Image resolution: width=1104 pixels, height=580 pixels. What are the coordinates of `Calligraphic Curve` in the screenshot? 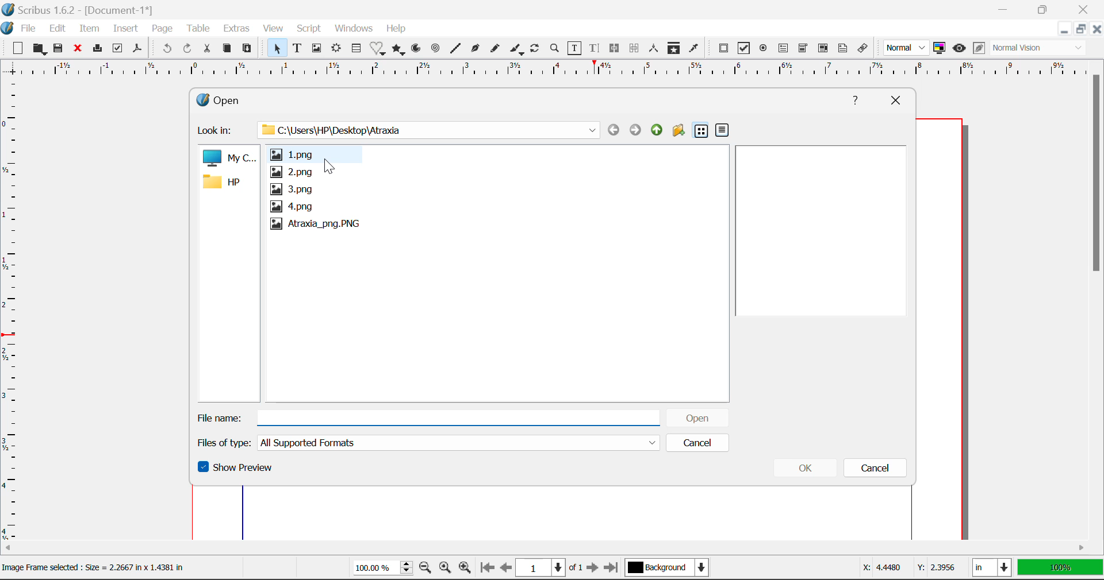 It's located at (517, 51).